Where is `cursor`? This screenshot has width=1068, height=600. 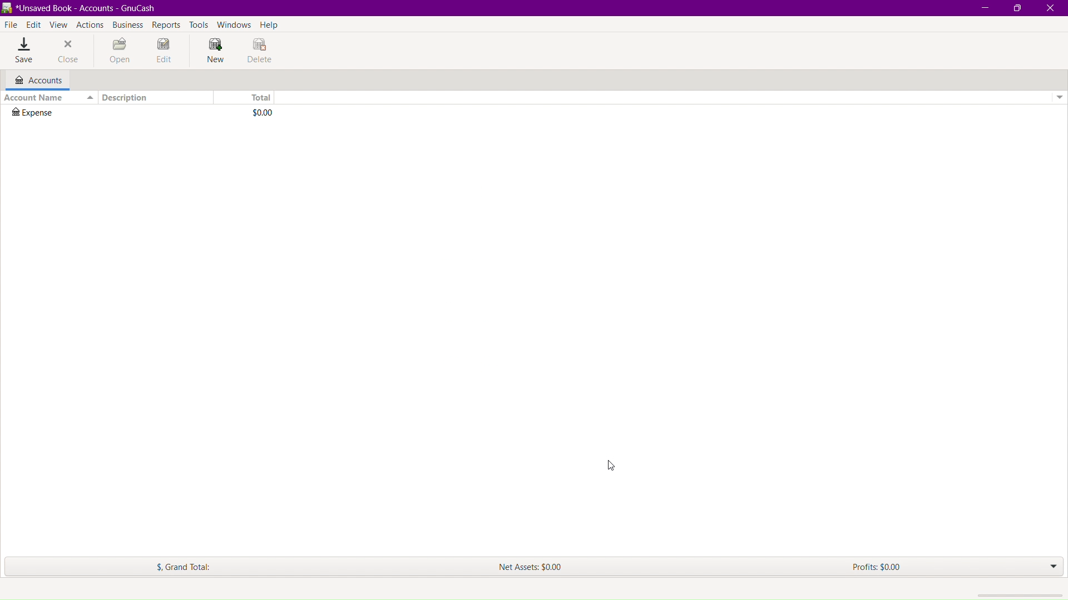
cursor is located at coordinates (222, 51).